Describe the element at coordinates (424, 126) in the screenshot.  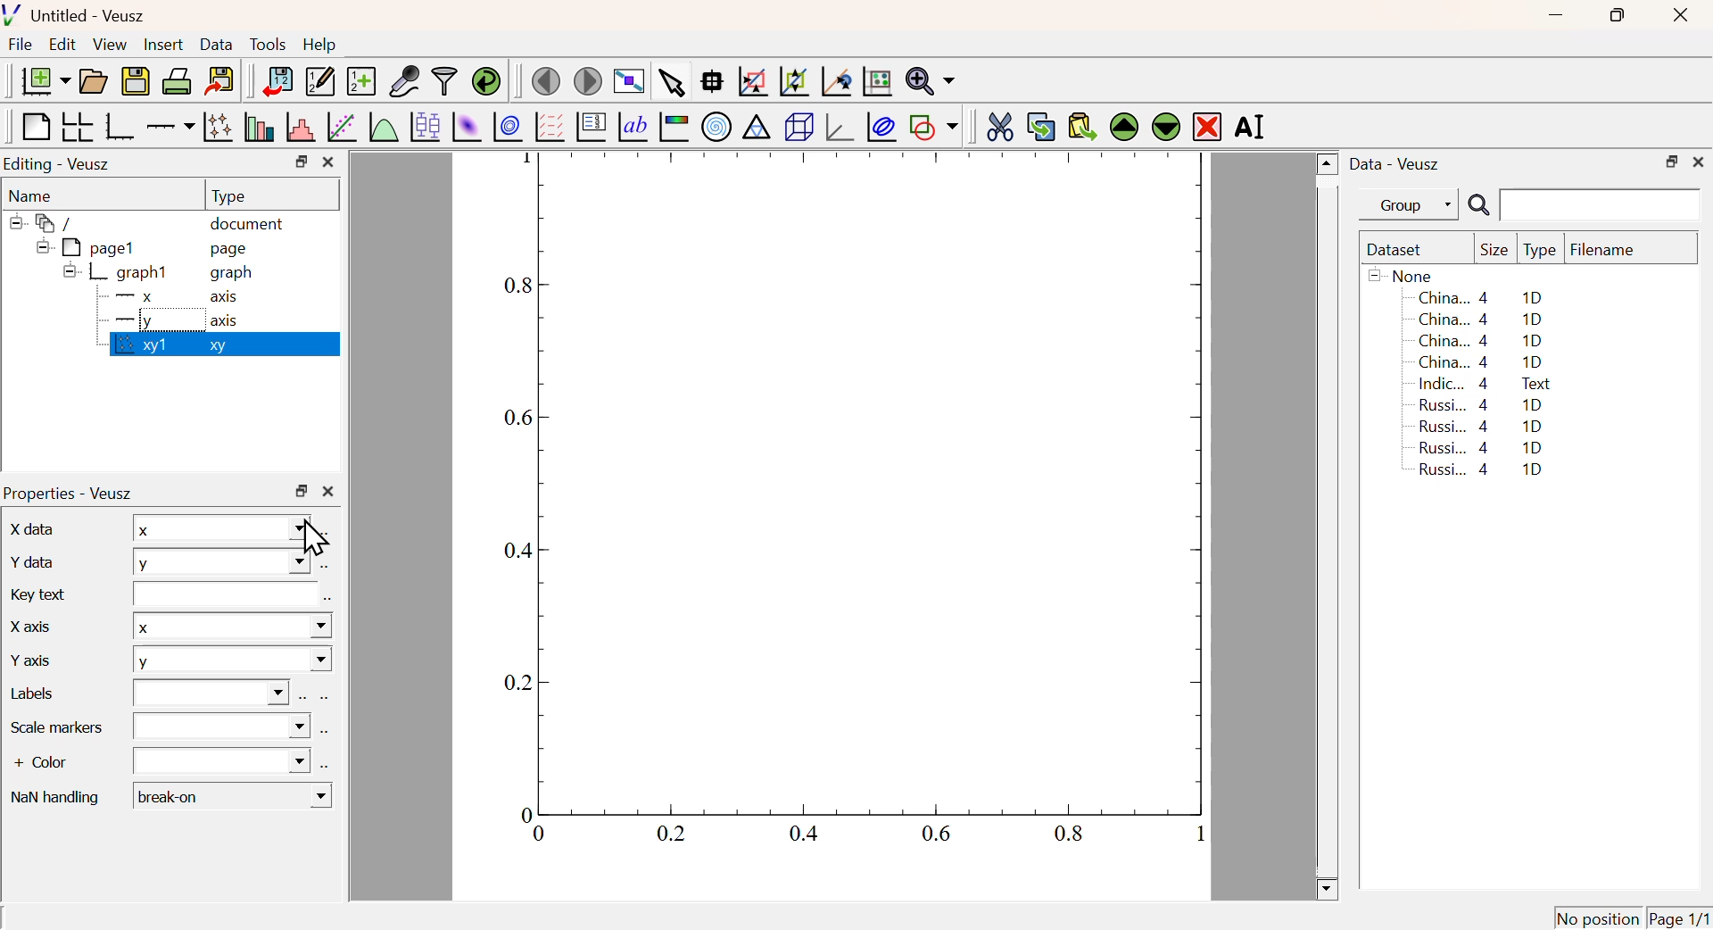
I see `Plot Box Plots` at that location.